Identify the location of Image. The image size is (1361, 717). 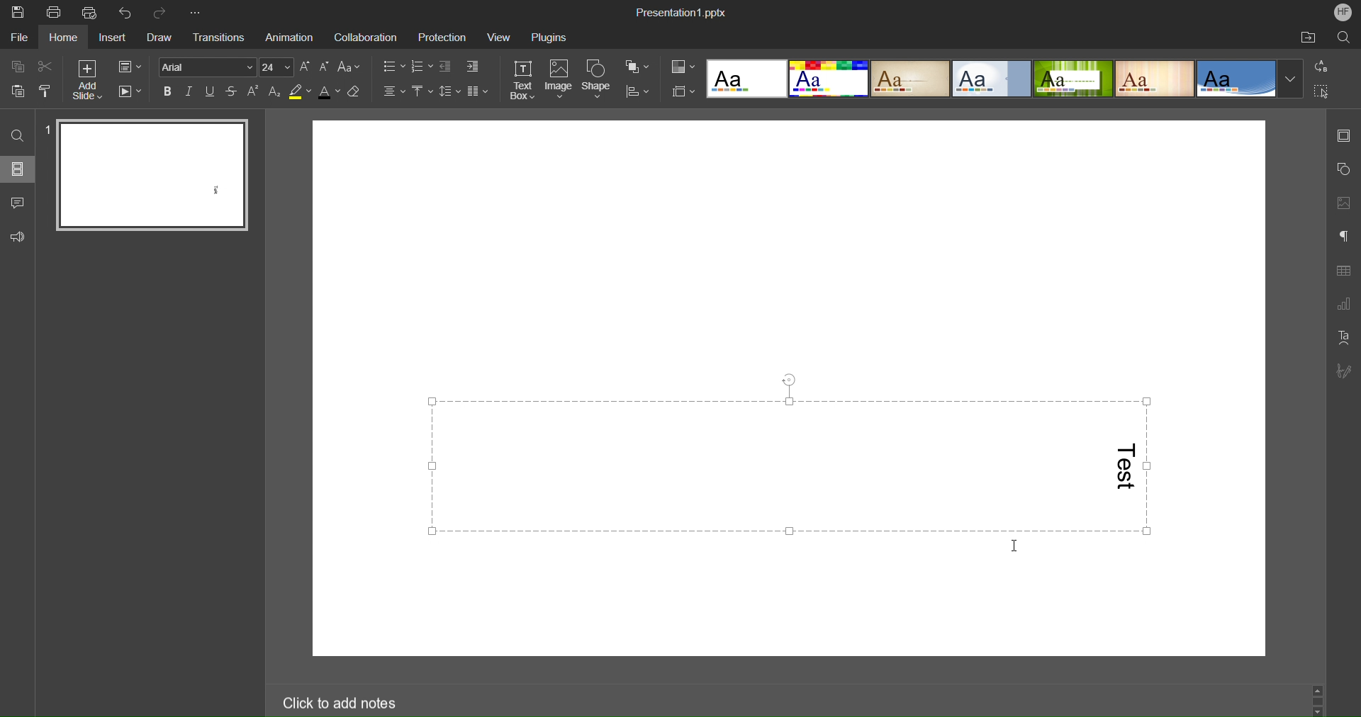
(559, 79).